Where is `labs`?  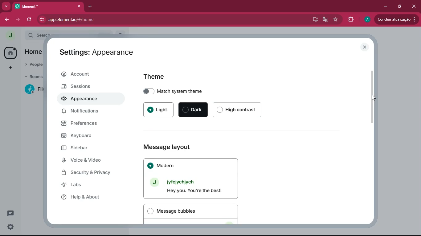 labs is located at coordinates (88, 185).